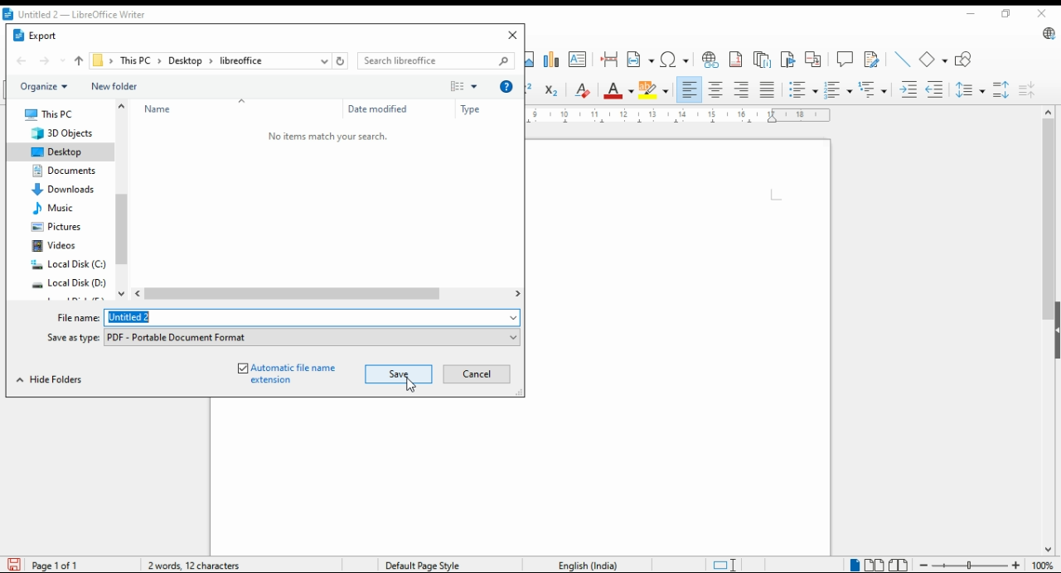 The image size is (1061, 573). Describe the element at coordinates (121, 201) in the screenshot. I see `scroll bar` at that location.